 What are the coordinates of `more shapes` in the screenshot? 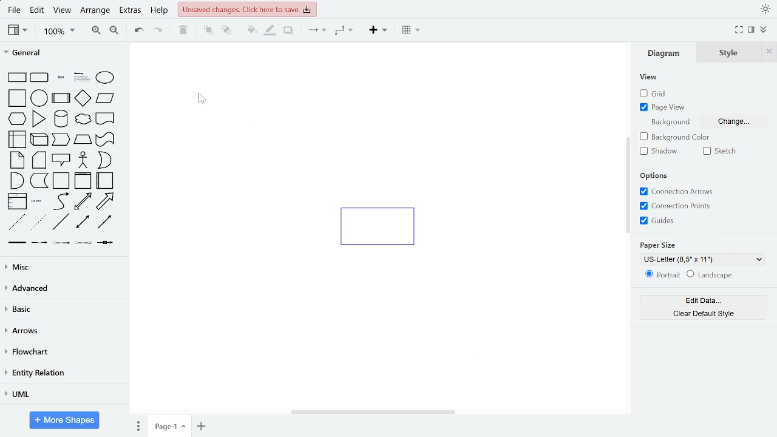 It's located at (65, 420).